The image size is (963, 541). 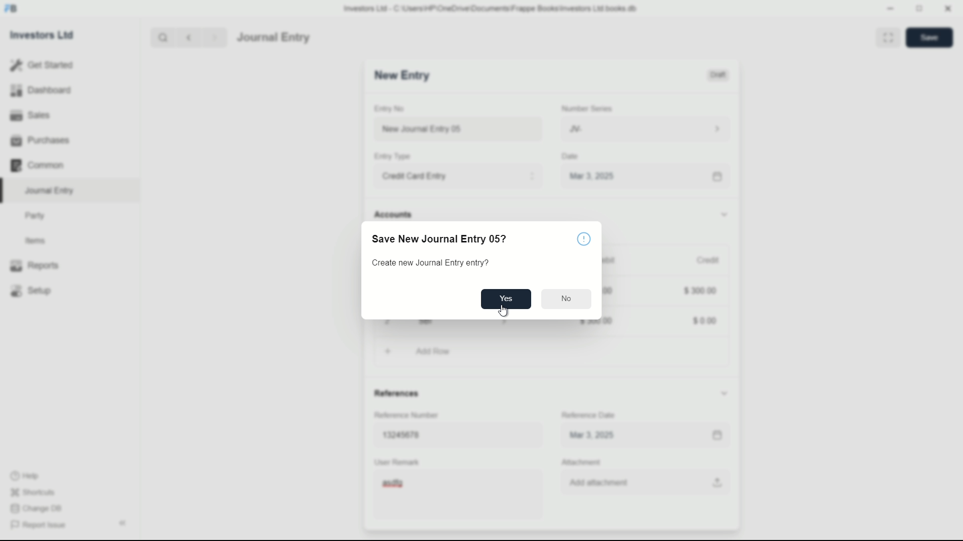 I want to click on info icon, so click(x=582, y=237).